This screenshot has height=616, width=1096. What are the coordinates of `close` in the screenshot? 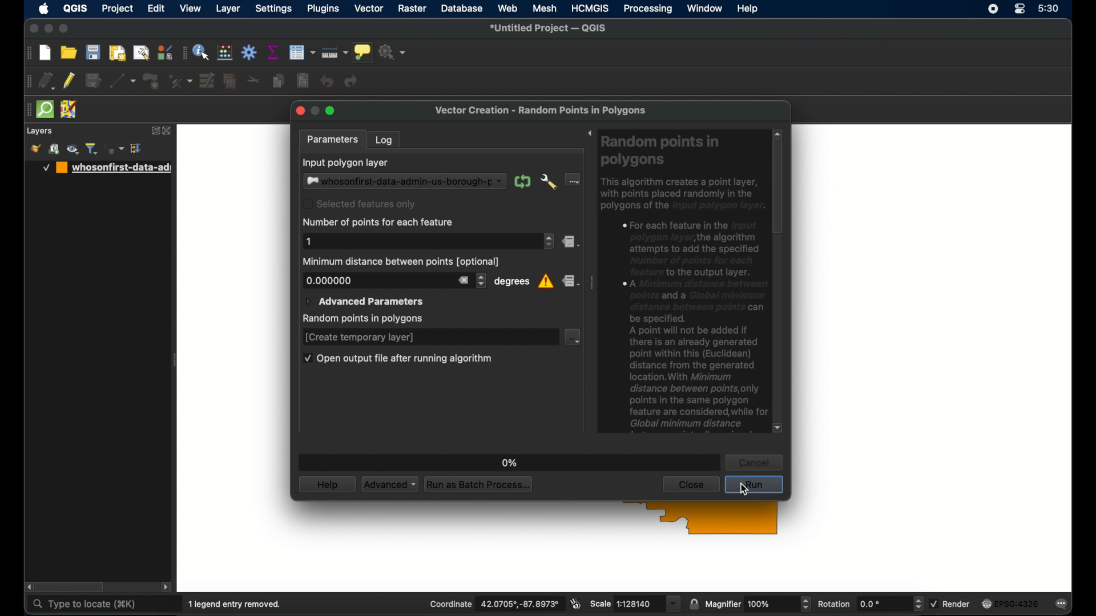 It's located at (33, 29).